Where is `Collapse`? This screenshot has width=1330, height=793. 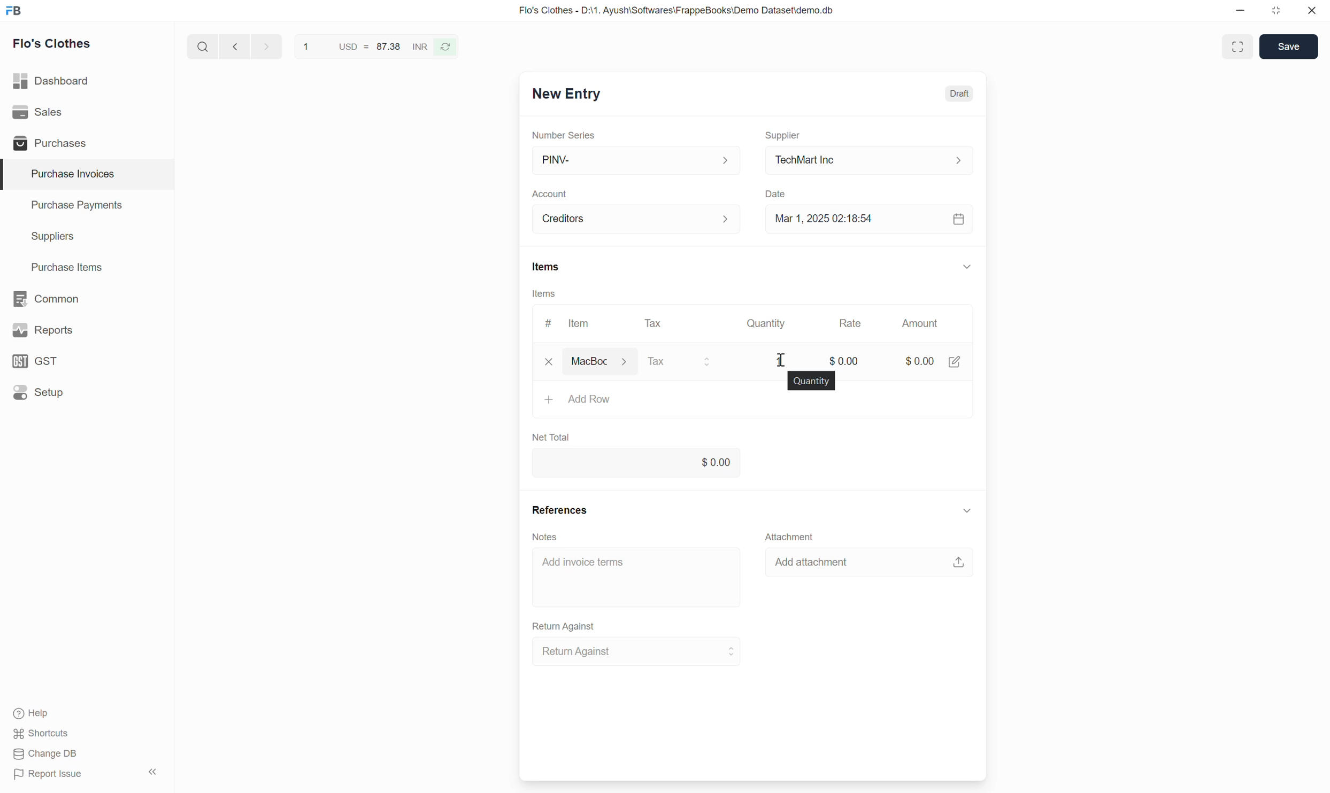 Collapse is located at coordinates (967, 510).